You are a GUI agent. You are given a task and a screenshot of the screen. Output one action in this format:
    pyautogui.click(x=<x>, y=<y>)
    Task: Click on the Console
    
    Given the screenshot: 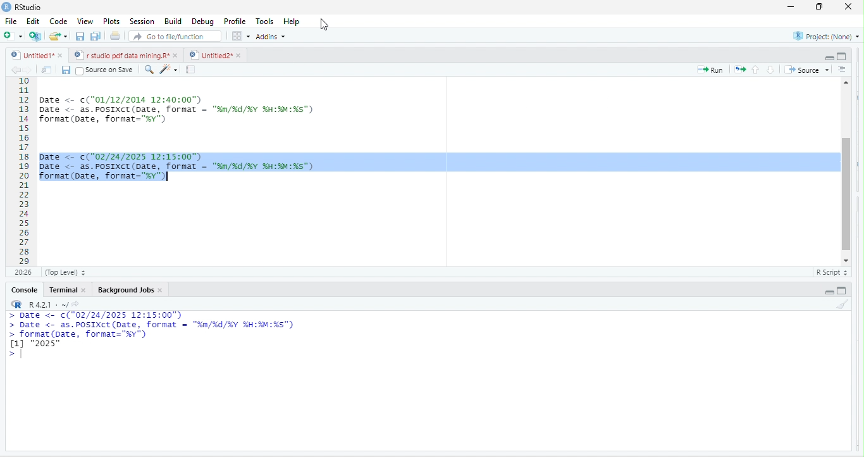 What is the action you would take?
    pyautogui.click(x=24, y=291)
    